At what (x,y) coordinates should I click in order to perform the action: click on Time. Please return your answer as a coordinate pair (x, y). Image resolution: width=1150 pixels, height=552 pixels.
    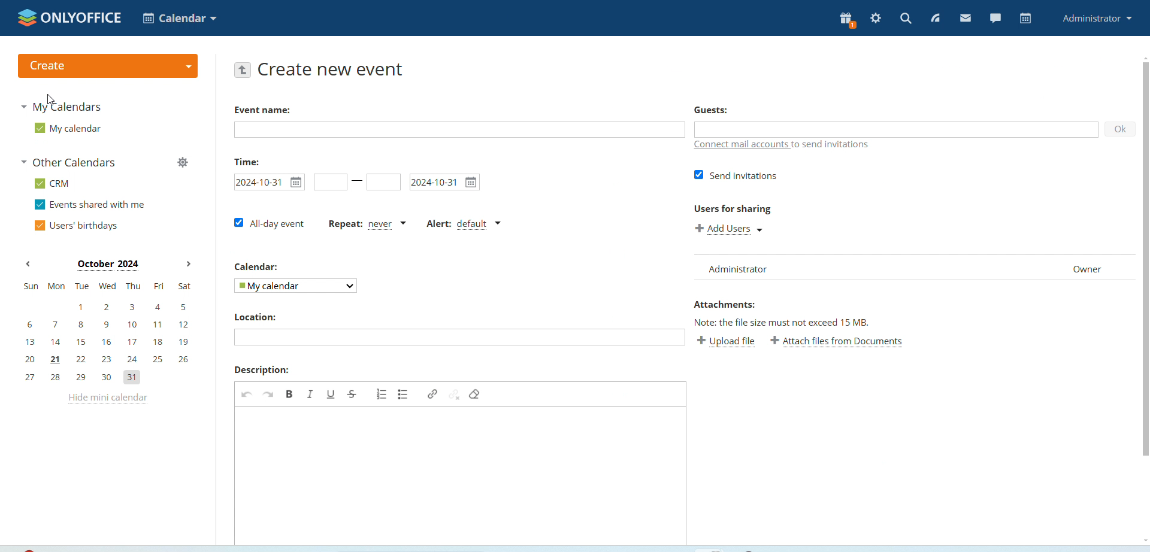
    Looking at the image, I should click on (247, 162).